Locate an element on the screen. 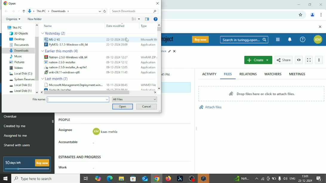  09-12-2024 12:27 is located at coordinates (116, 57).